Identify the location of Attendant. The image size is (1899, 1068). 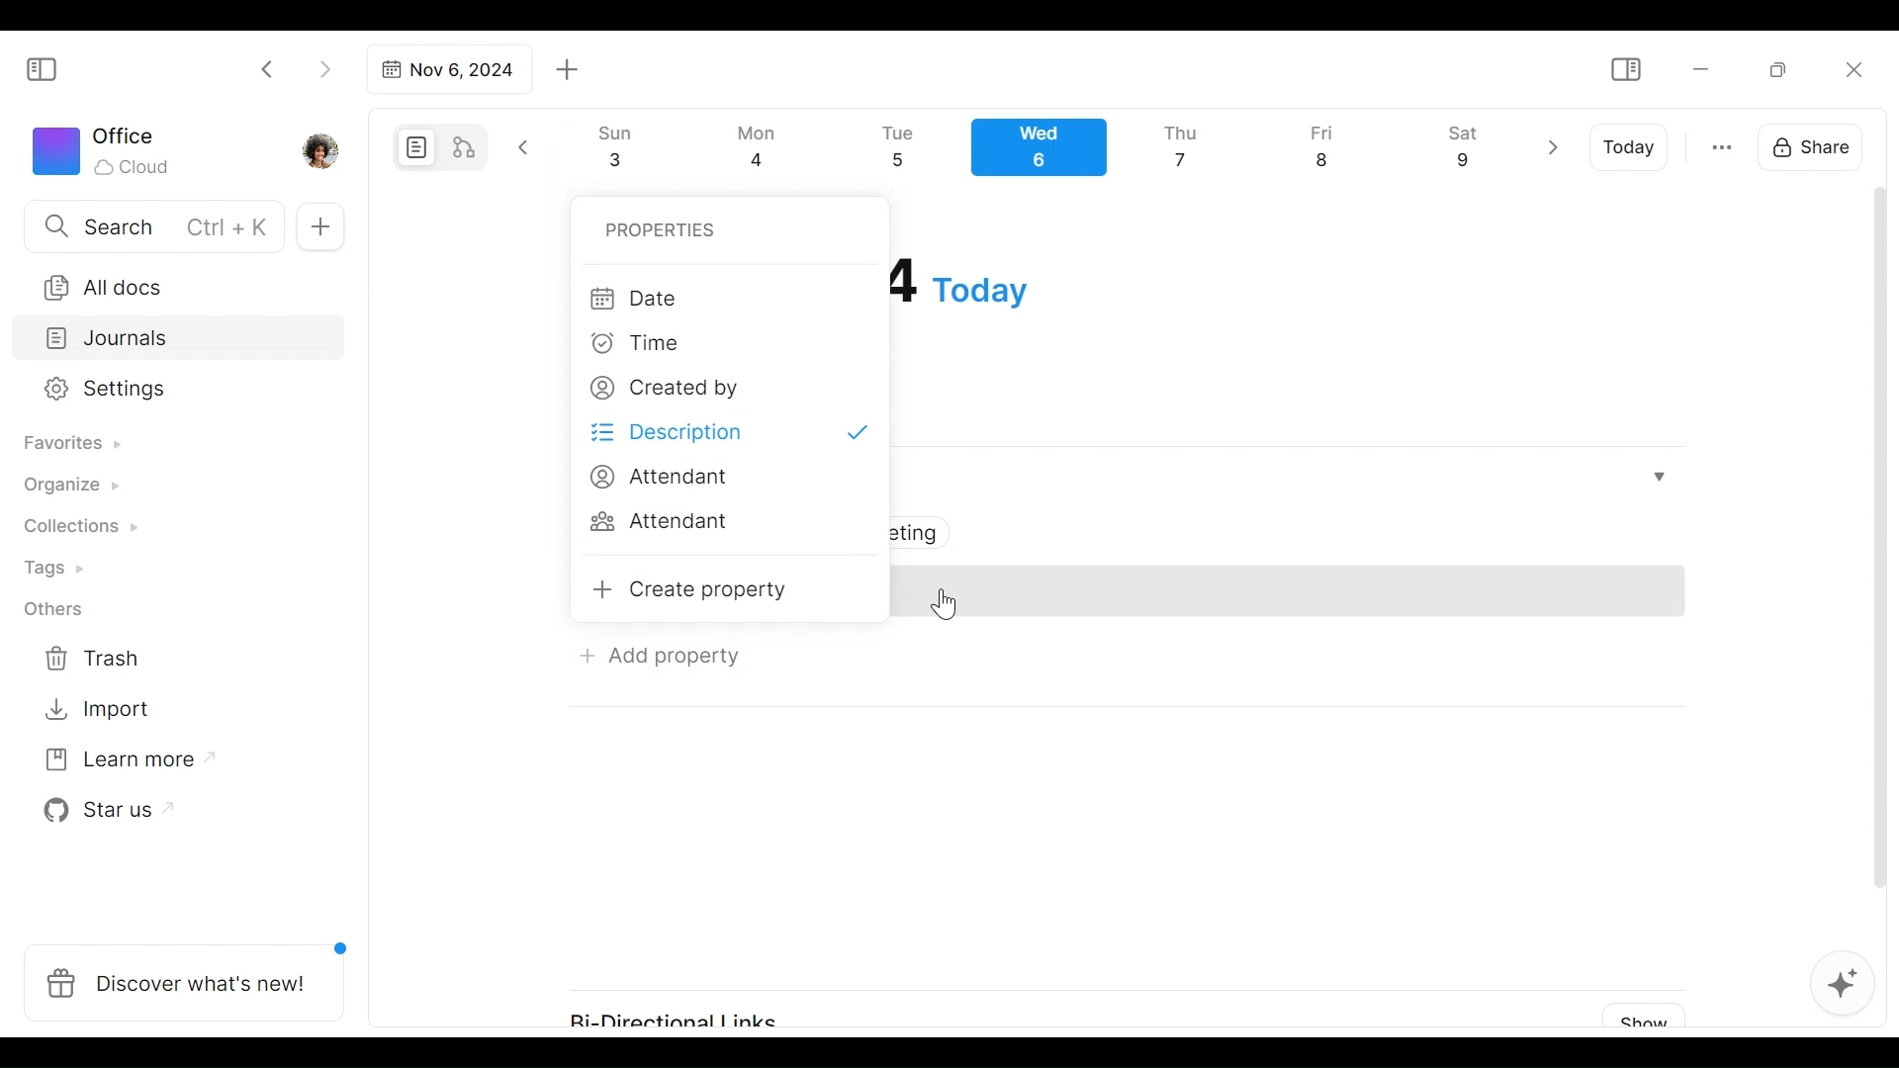
(668, 479).